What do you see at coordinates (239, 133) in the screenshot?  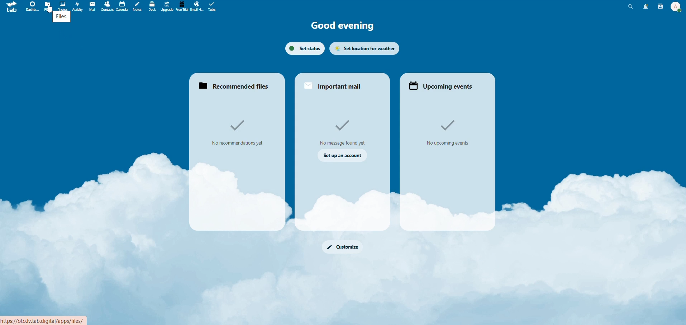 I see `Text` at bounding box center [239, 133].